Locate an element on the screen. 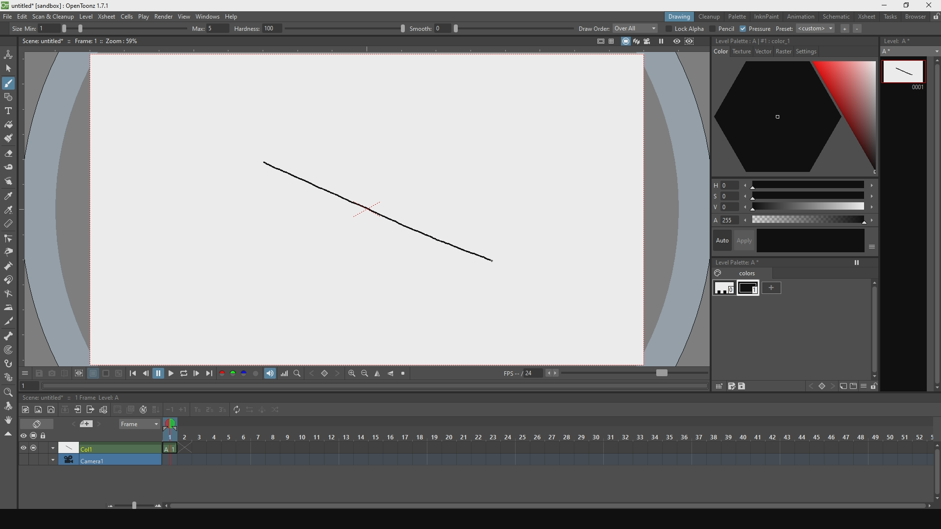 The height and width of the screenshot is (529, 941). compare with captures is located at coordinates (65, 374).